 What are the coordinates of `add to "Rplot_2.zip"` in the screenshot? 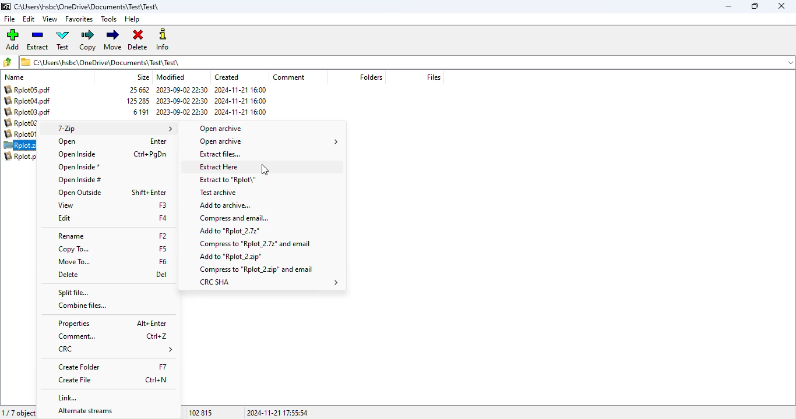 It's located at (231, 257).